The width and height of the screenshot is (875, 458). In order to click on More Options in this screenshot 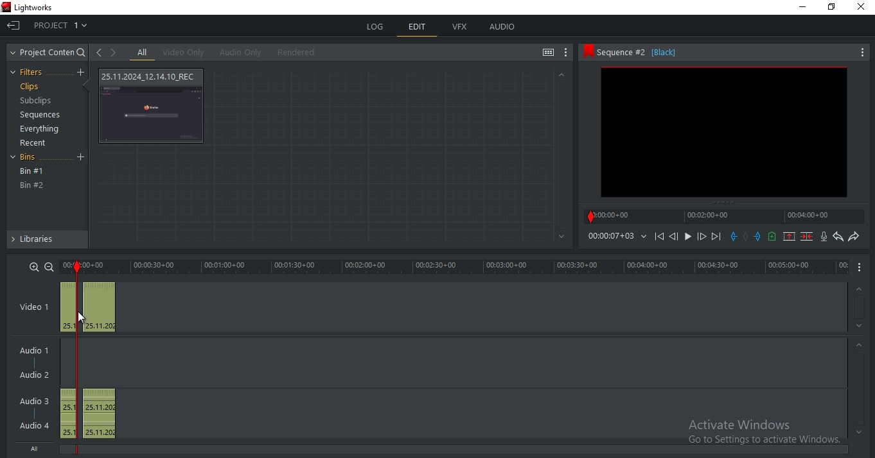, I will do `click(862, 267)`.